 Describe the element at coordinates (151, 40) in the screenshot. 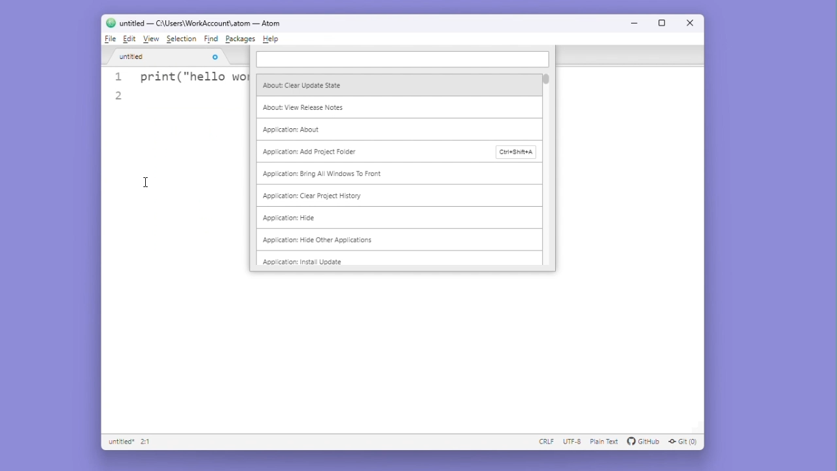

I see `view ` at that location.